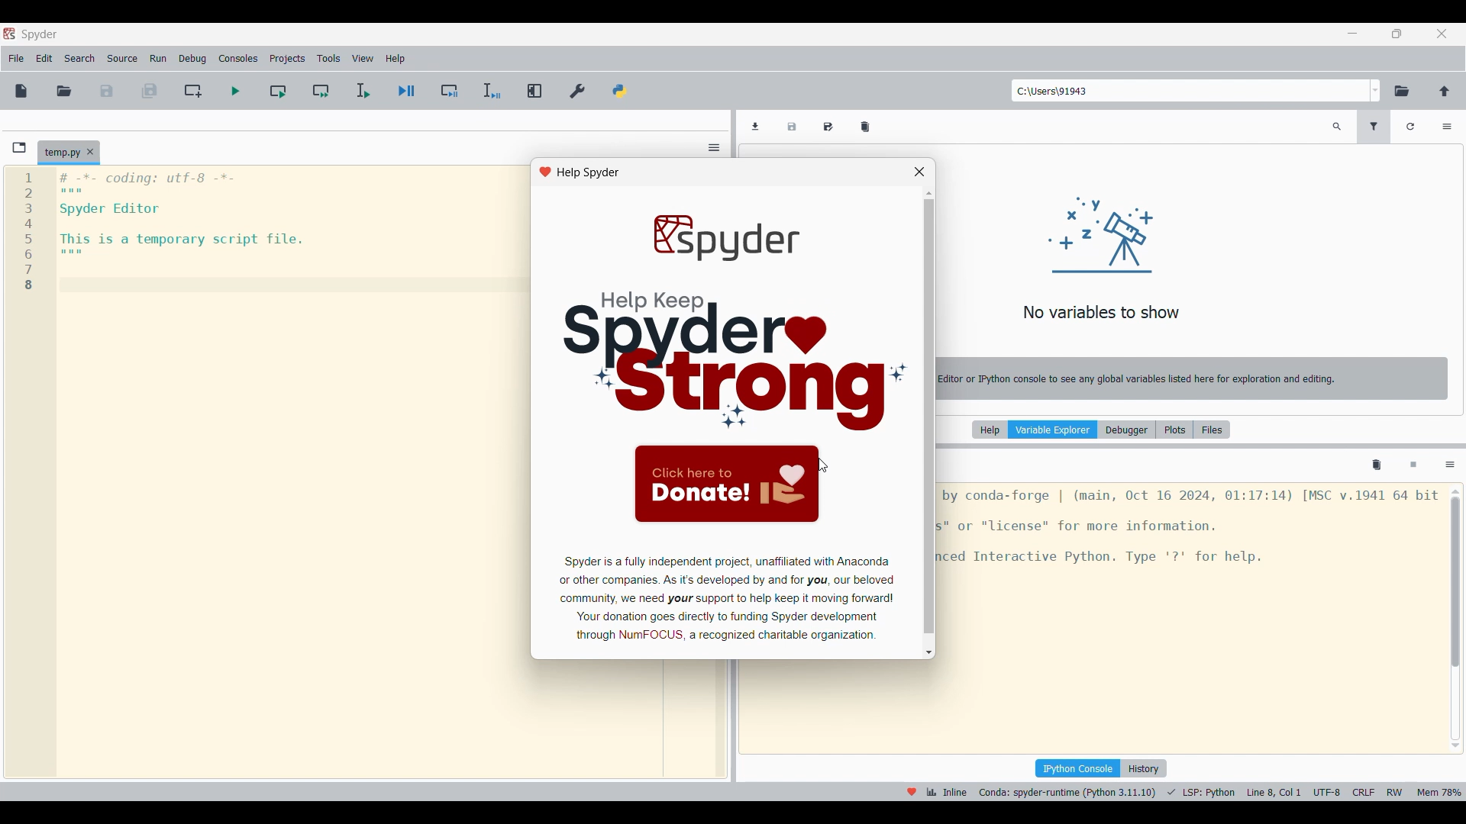 The height and width of the screenshot is (824, 1466). I want to click on notice, so click(1197, 376).